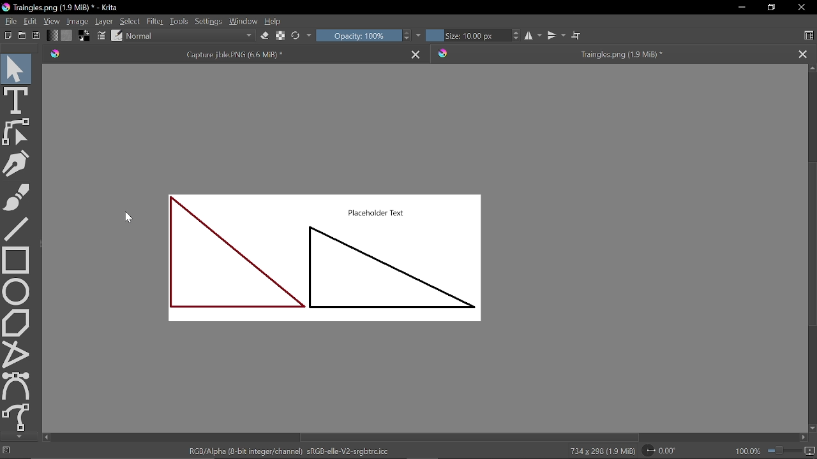  I want to click on New document, so click(6, 36).